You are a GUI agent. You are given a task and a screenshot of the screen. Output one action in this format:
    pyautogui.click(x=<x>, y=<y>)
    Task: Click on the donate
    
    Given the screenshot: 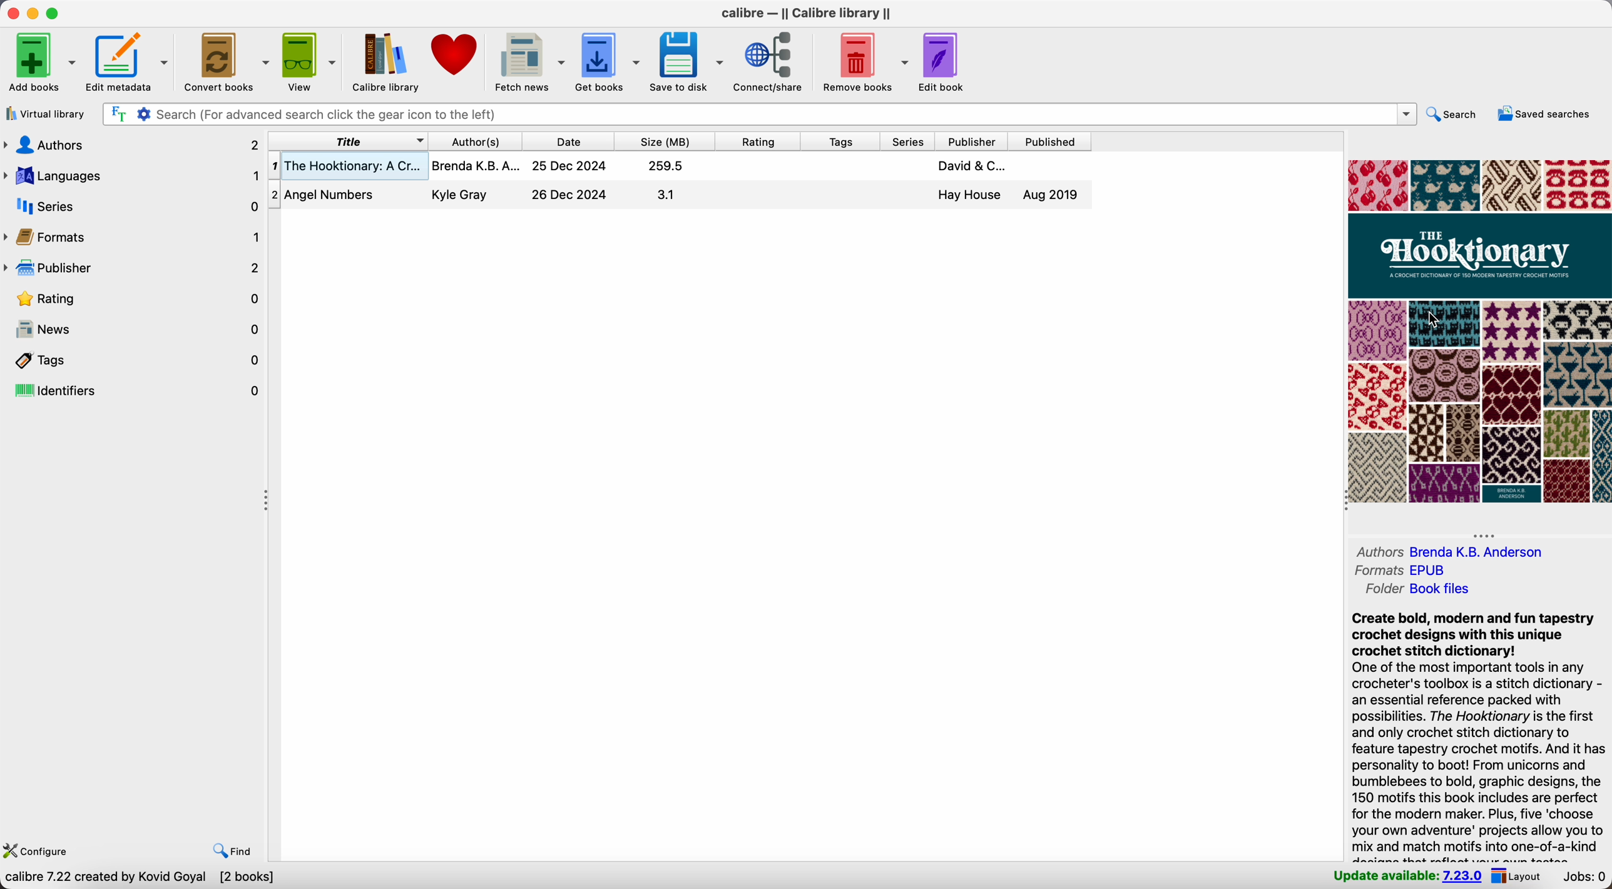 What is the action you would take?
    pyautogui.click(x=457, y=55)
    